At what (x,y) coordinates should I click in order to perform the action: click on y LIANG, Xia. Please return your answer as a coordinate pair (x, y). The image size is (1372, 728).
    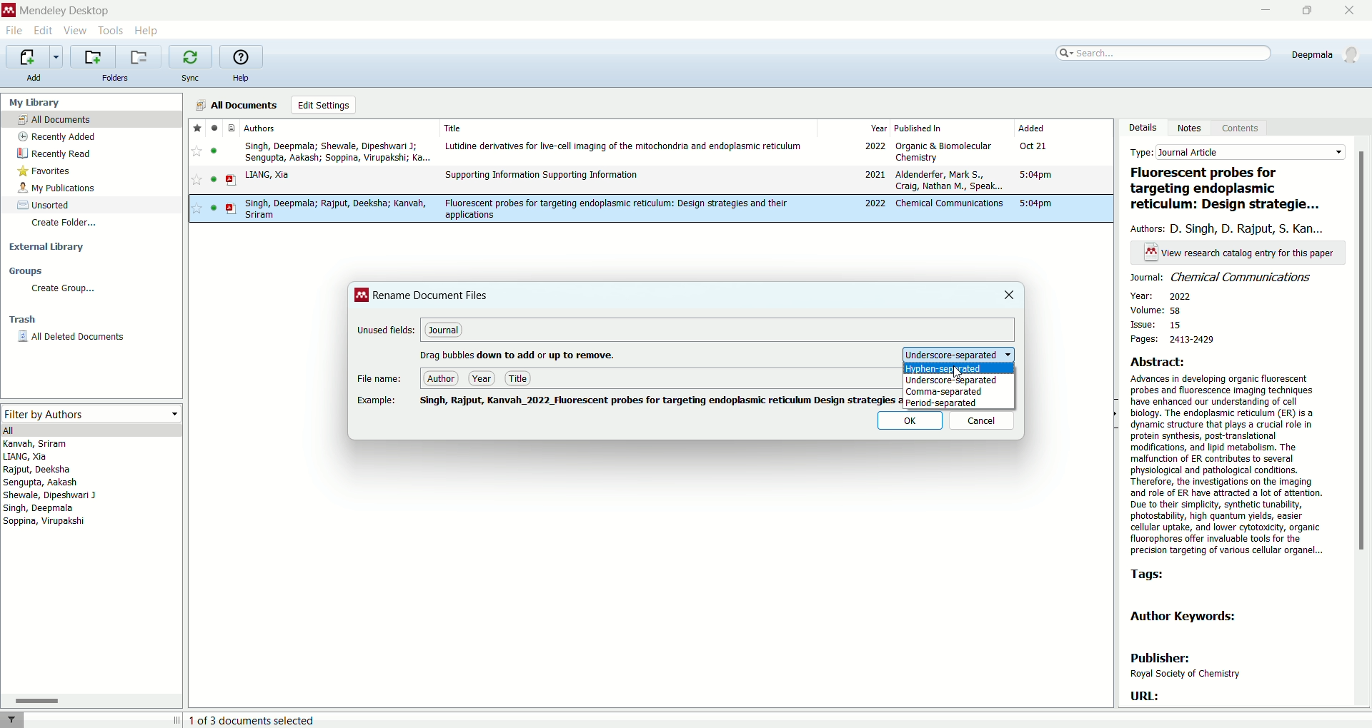
    Looking at the image, I should click on (278, 175).